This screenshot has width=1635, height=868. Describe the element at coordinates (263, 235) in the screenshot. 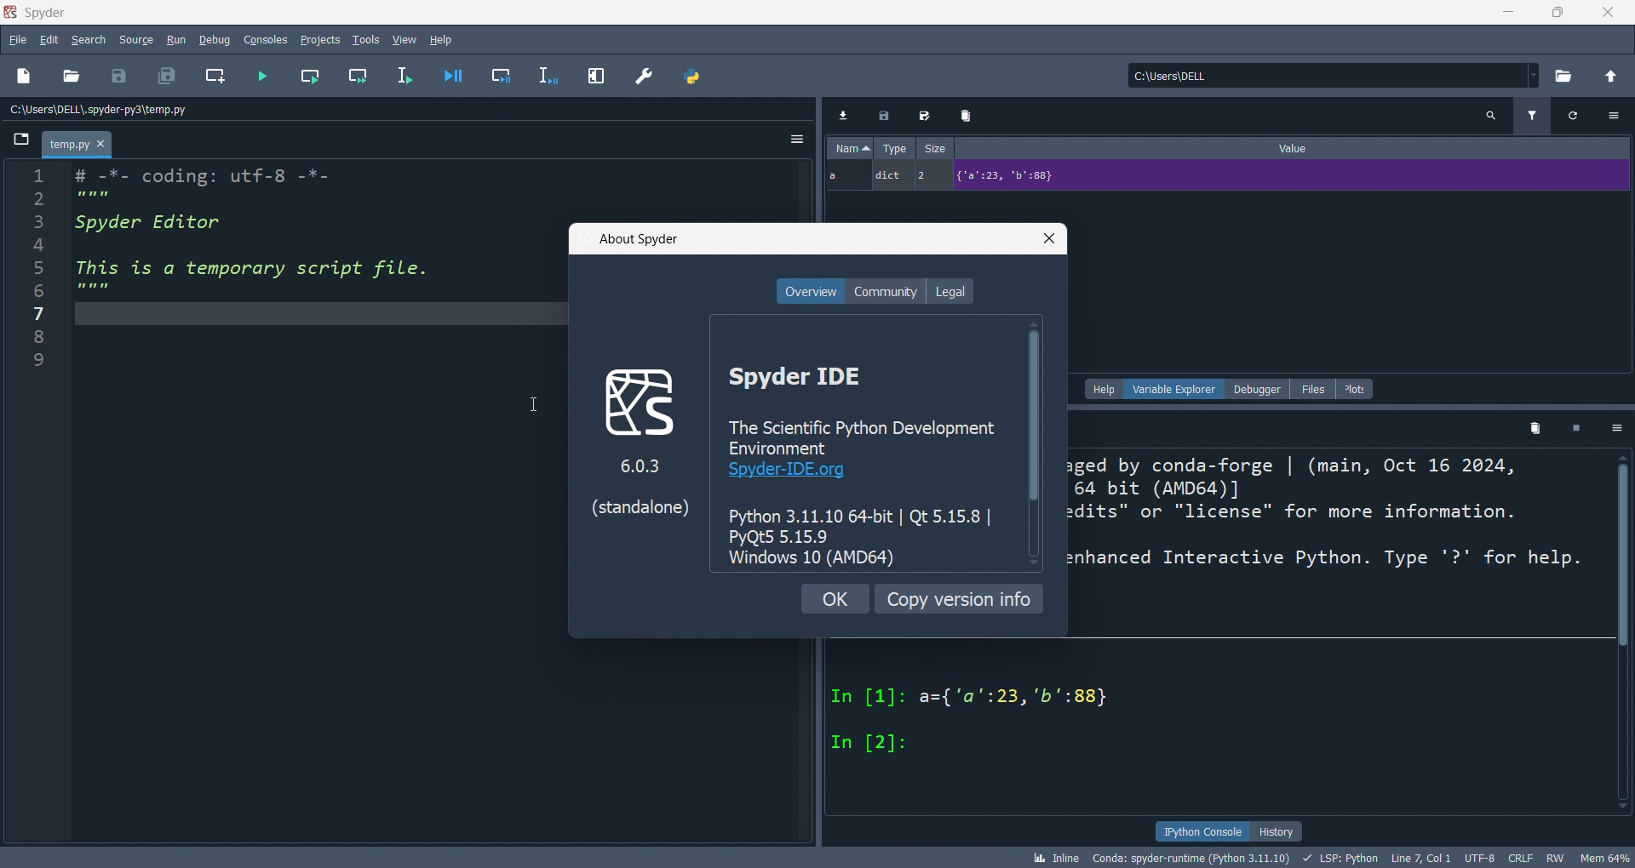

I see `coding: utf-8 -*-Spyder Editors This is a temporary script file.` at that location.